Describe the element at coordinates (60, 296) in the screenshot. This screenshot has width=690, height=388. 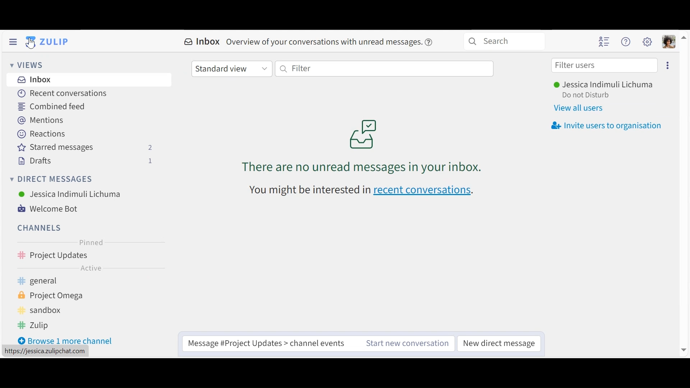
I see `Project Omega` at that location.